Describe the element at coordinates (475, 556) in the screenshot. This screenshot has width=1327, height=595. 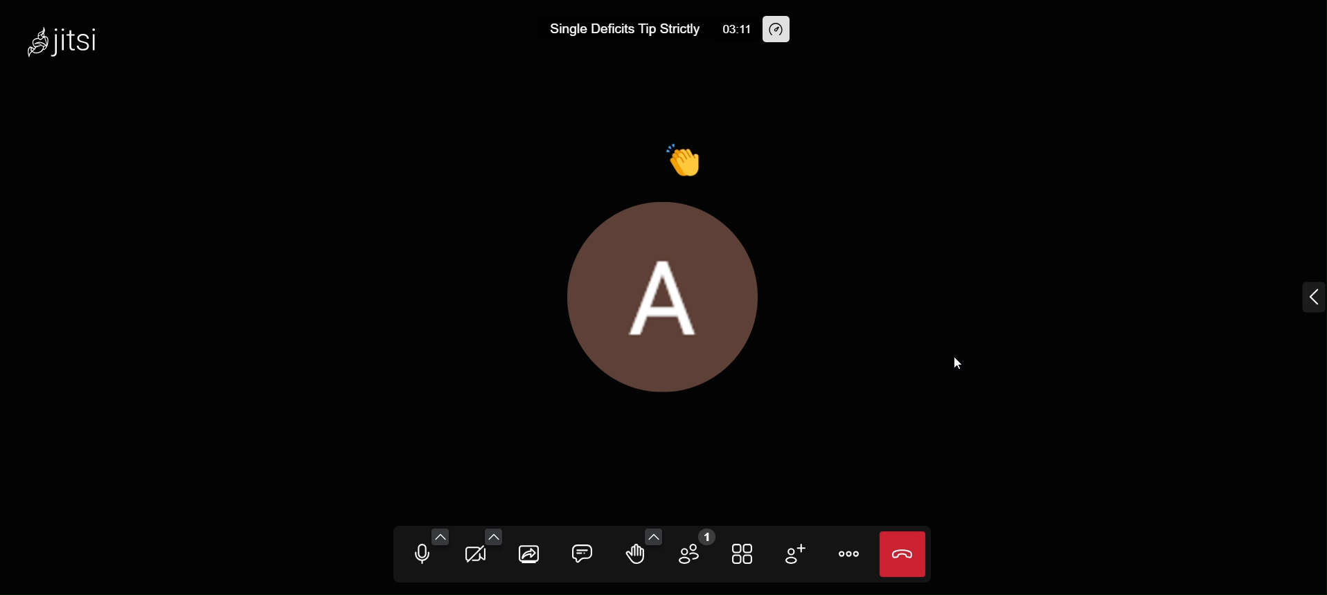
I see `start camera` at that location.